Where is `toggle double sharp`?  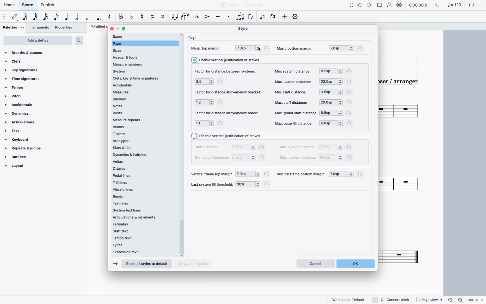 toggle double sharp is located at coordinates (163, 17).